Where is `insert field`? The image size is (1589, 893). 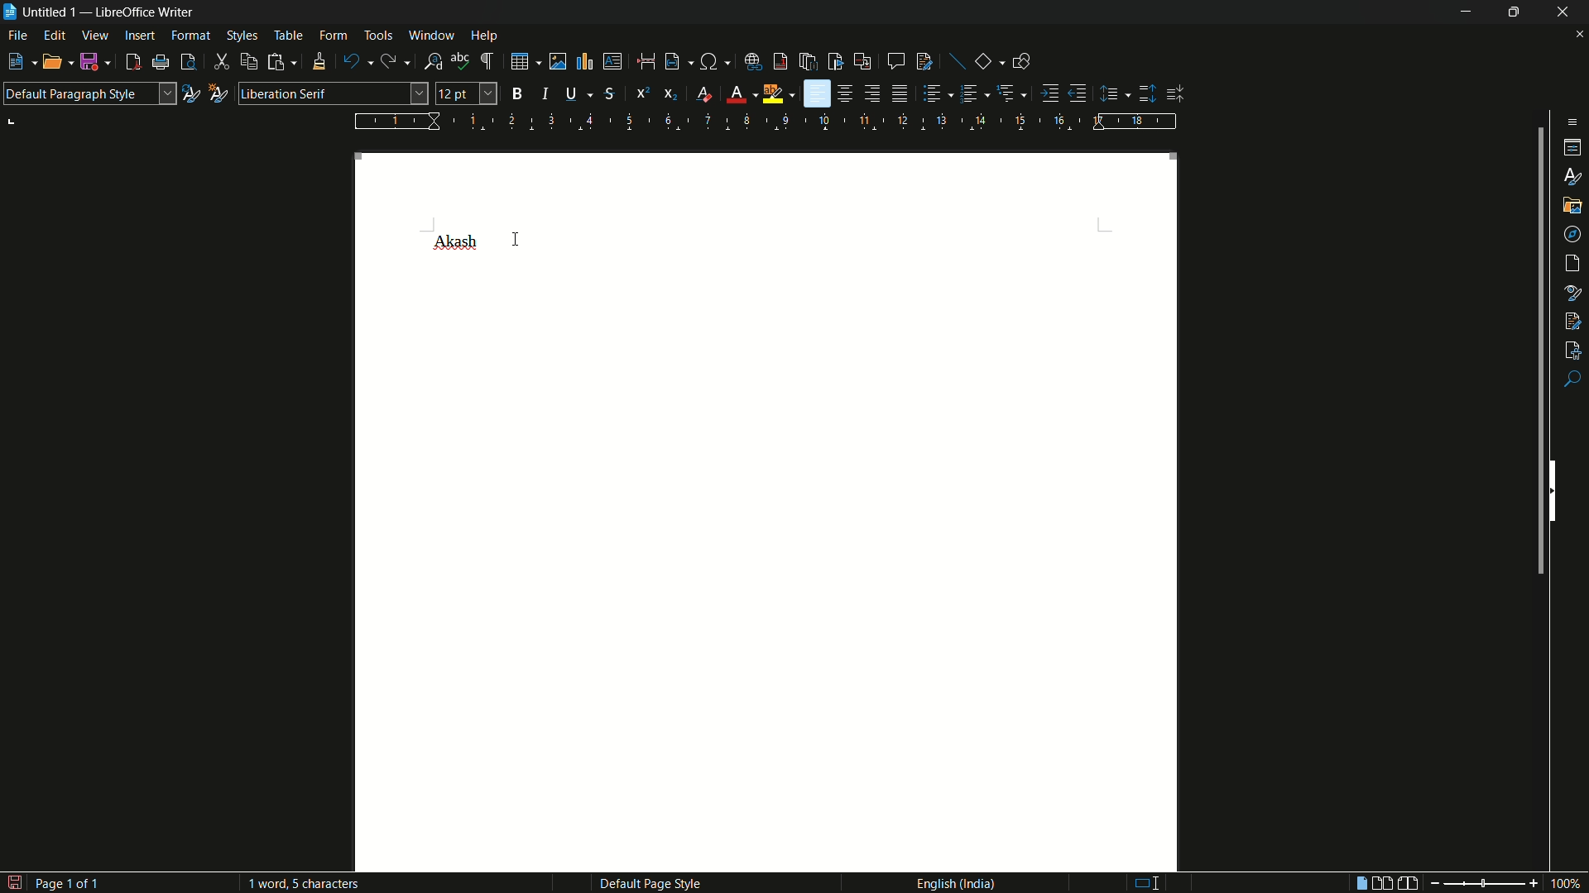
insert field is located at coordinates (671, 62).